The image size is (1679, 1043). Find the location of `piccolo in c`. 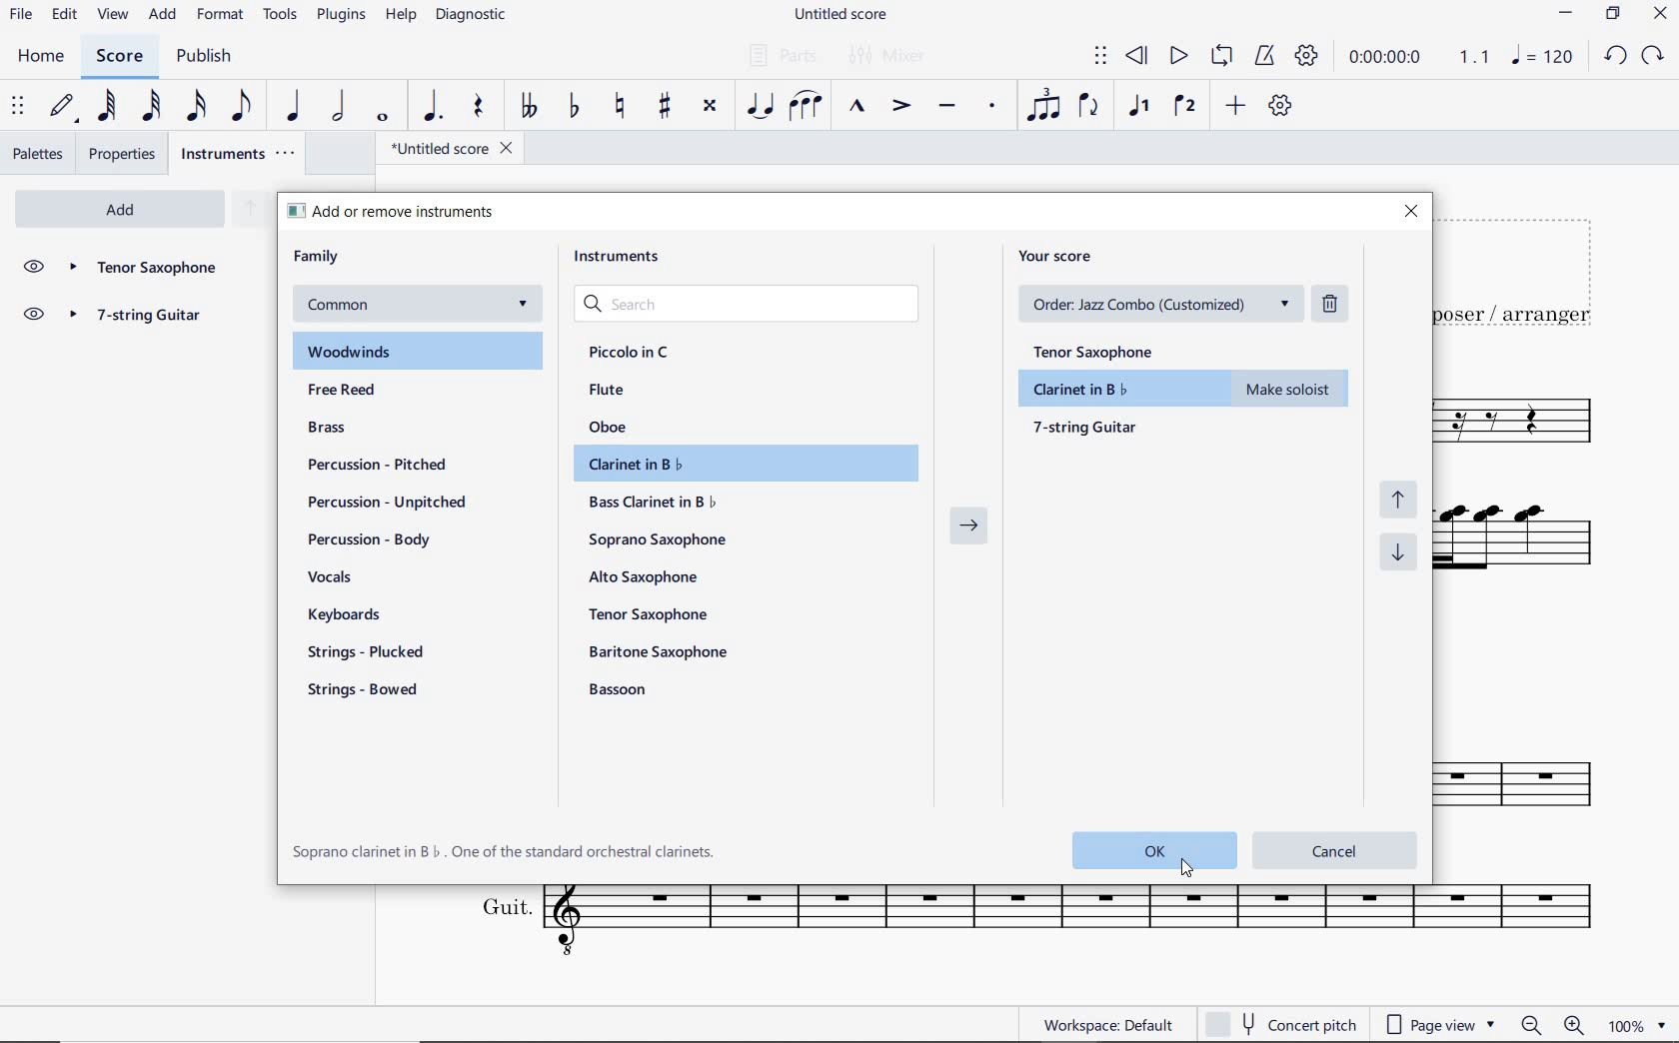

piccolo in c is located at coordinates (631, 353).